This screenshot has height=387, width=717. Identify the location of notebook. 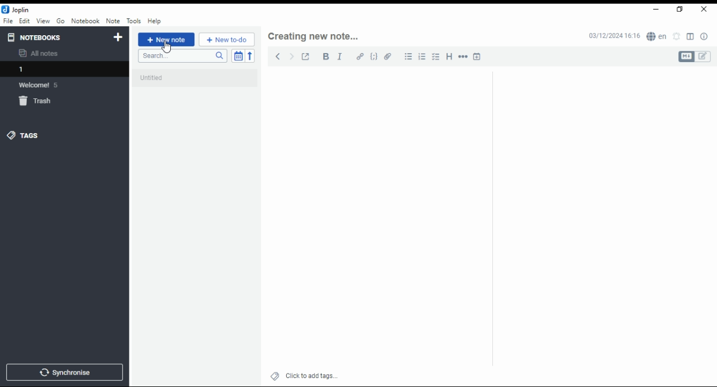
(85, 21).